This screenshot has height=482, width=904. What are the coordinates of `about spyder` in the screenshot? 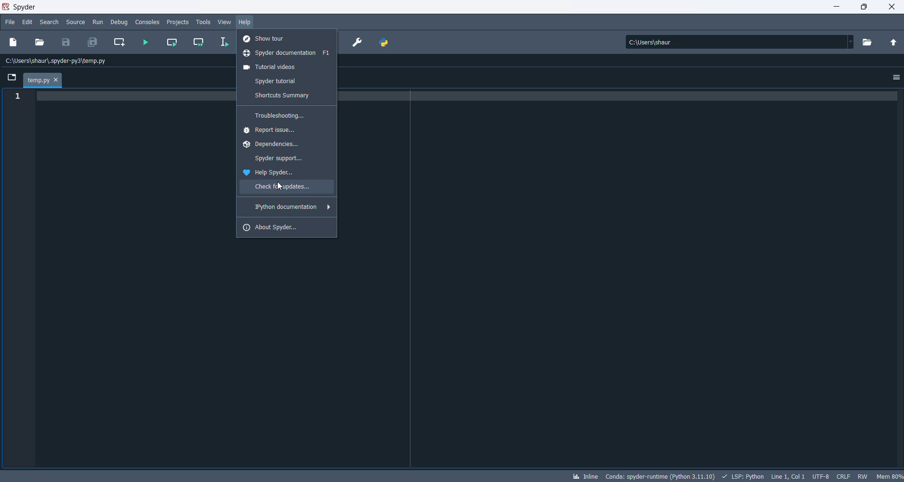 It's located at (286, 227).